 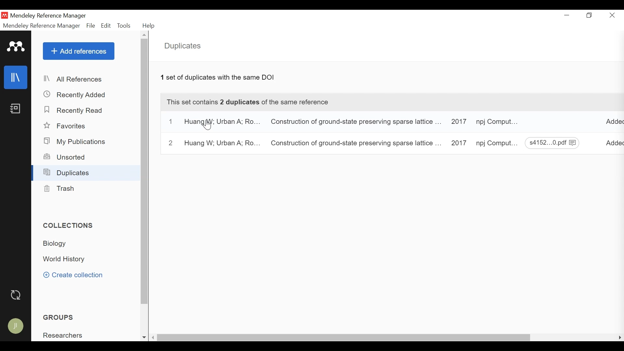 What do you see at coordinates (91, 26) in the screenshot?
I see `File` at bounding box center [91, 26].